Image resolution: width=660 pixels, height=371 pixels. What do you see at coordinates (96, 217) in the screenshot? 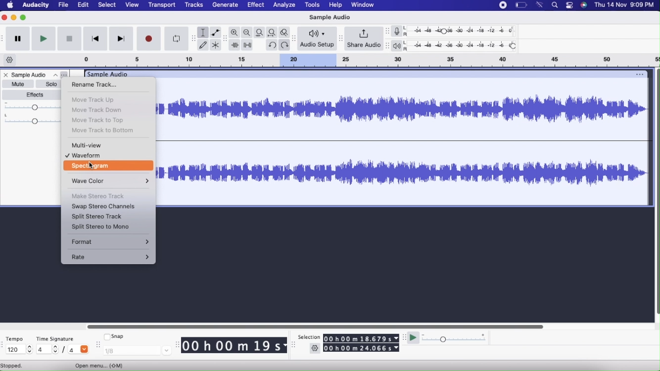
I see `Split Stereo Track` at bounding box center [96, 217].